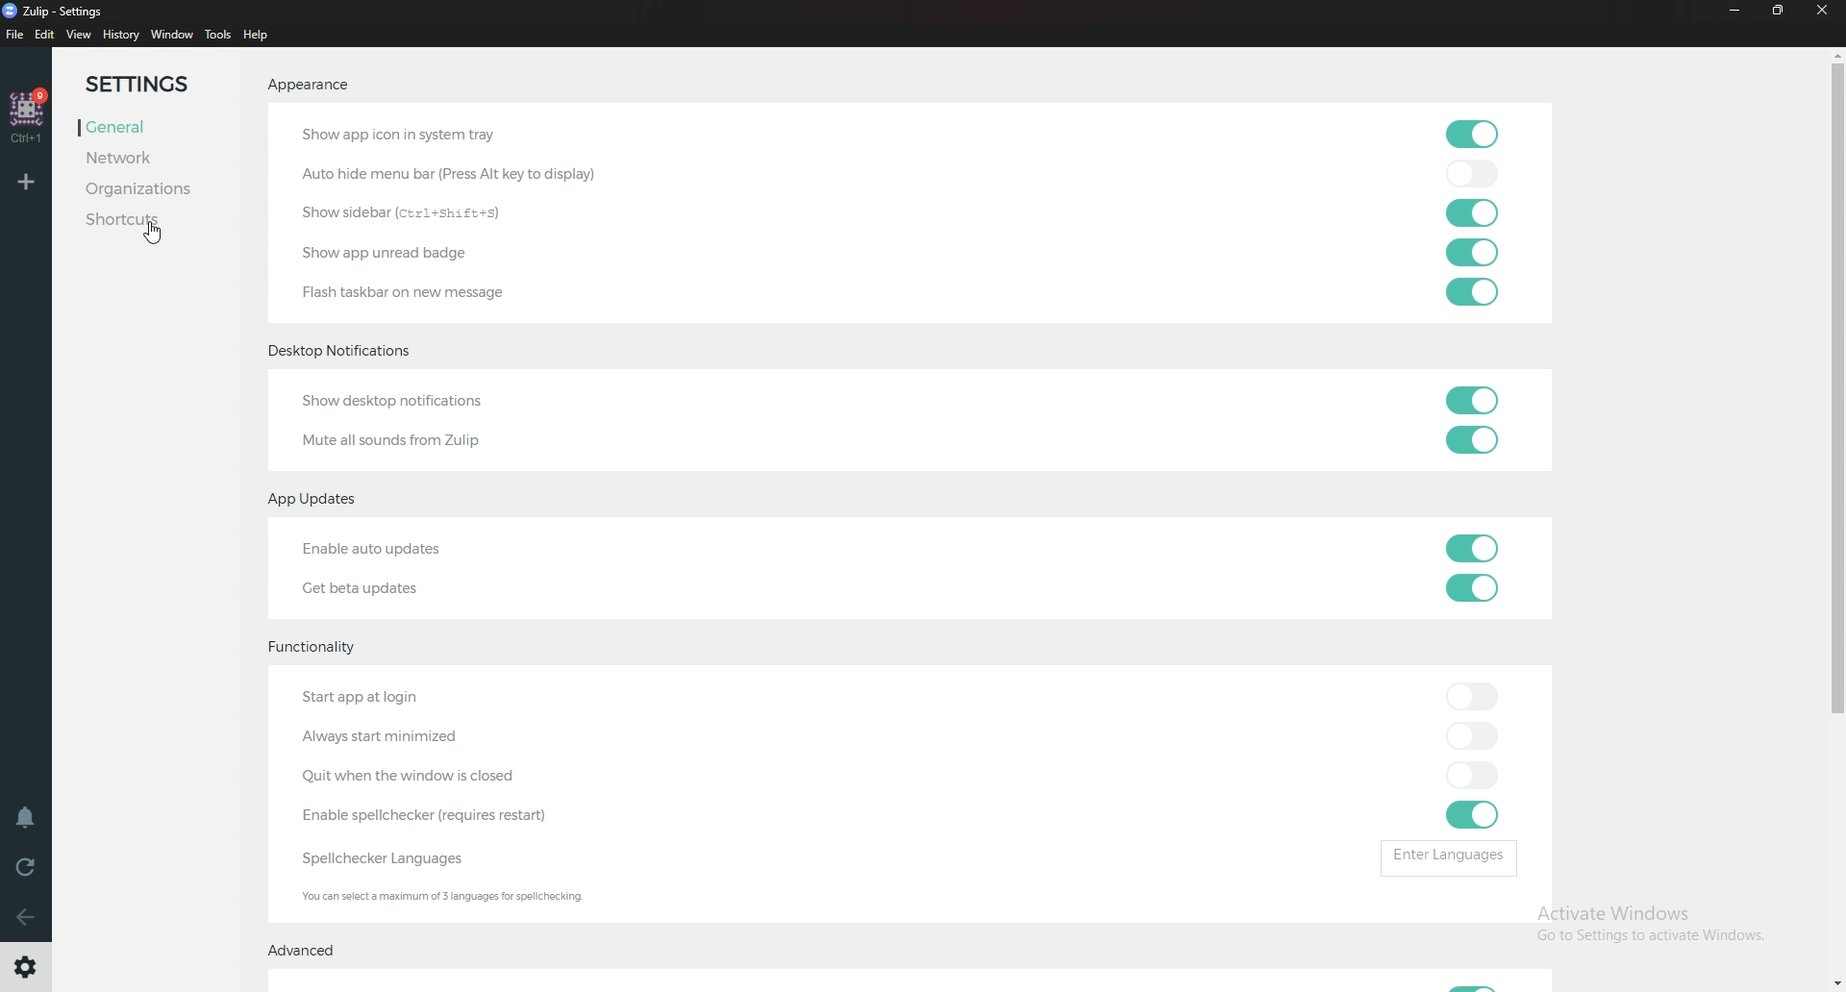 Image resolution: width=1846 pixels, height=992 pixels. I want to click on Go back, so click(25, 915).